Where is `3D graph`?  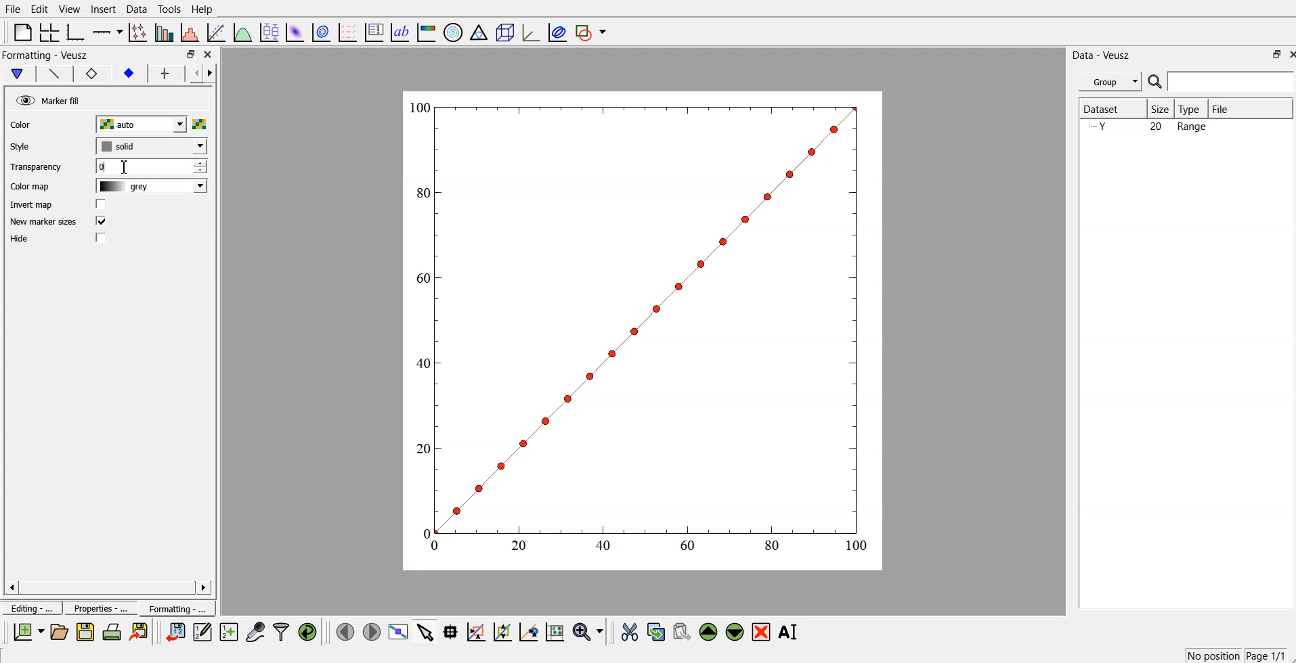 3D graph is located at coordinates (530, 32).